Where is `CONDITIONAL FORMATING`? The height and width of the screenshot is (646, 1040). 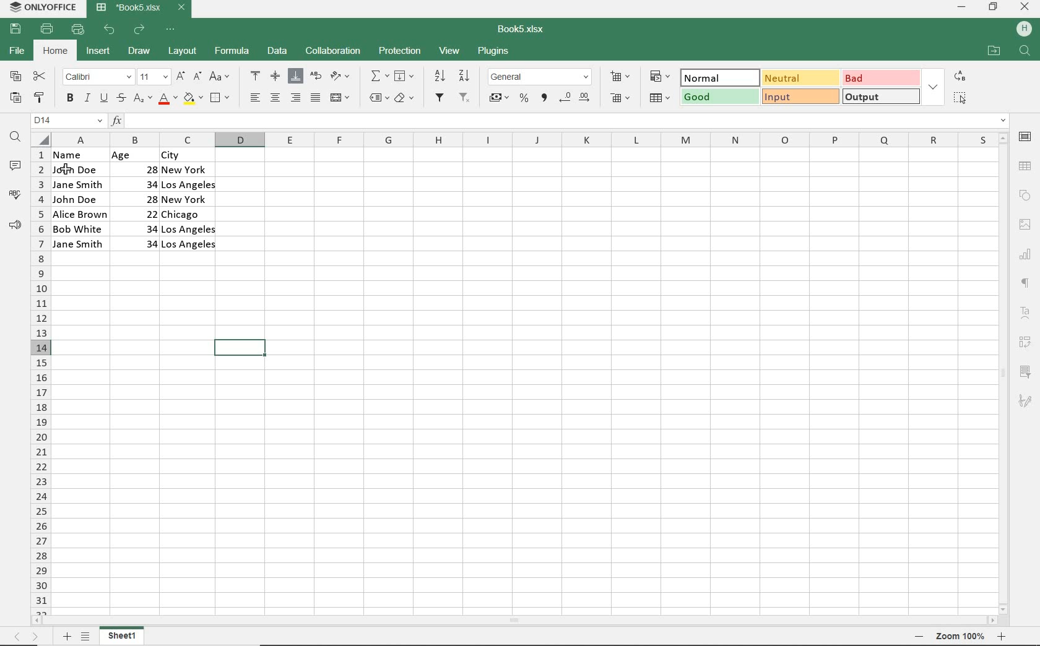
CONDITIONAL FORMATING is located at coordinates (660, 76).